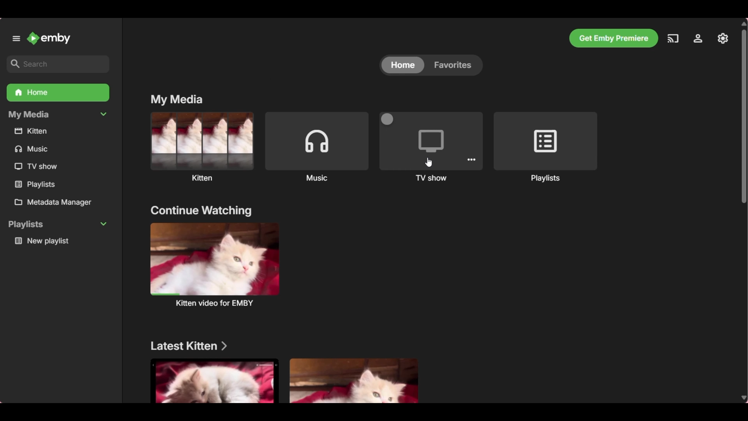 The width and height of the screenshot is (748, 421). Describe the element at coordinates (177, 100) in the screenshot. I see `Title of section` at that location.